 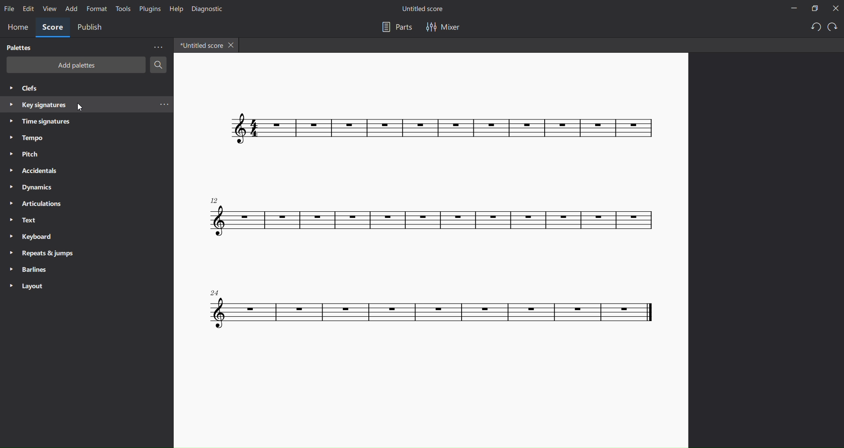 What do you see at coordinates (449, 27) in the screenshot?
I see `mixer` at bounding box center [449, 27].